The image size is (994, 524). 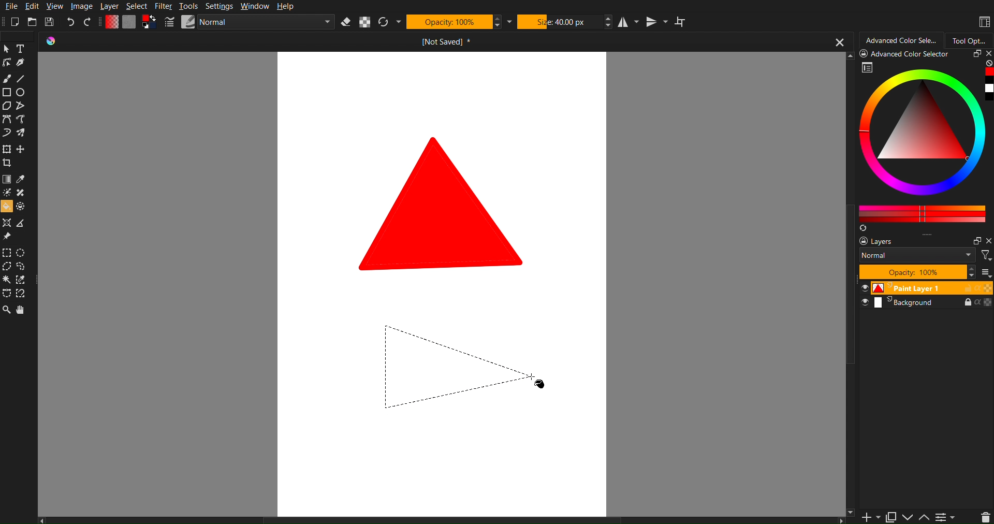 I want to click on Text, so click(x=22, y=48).